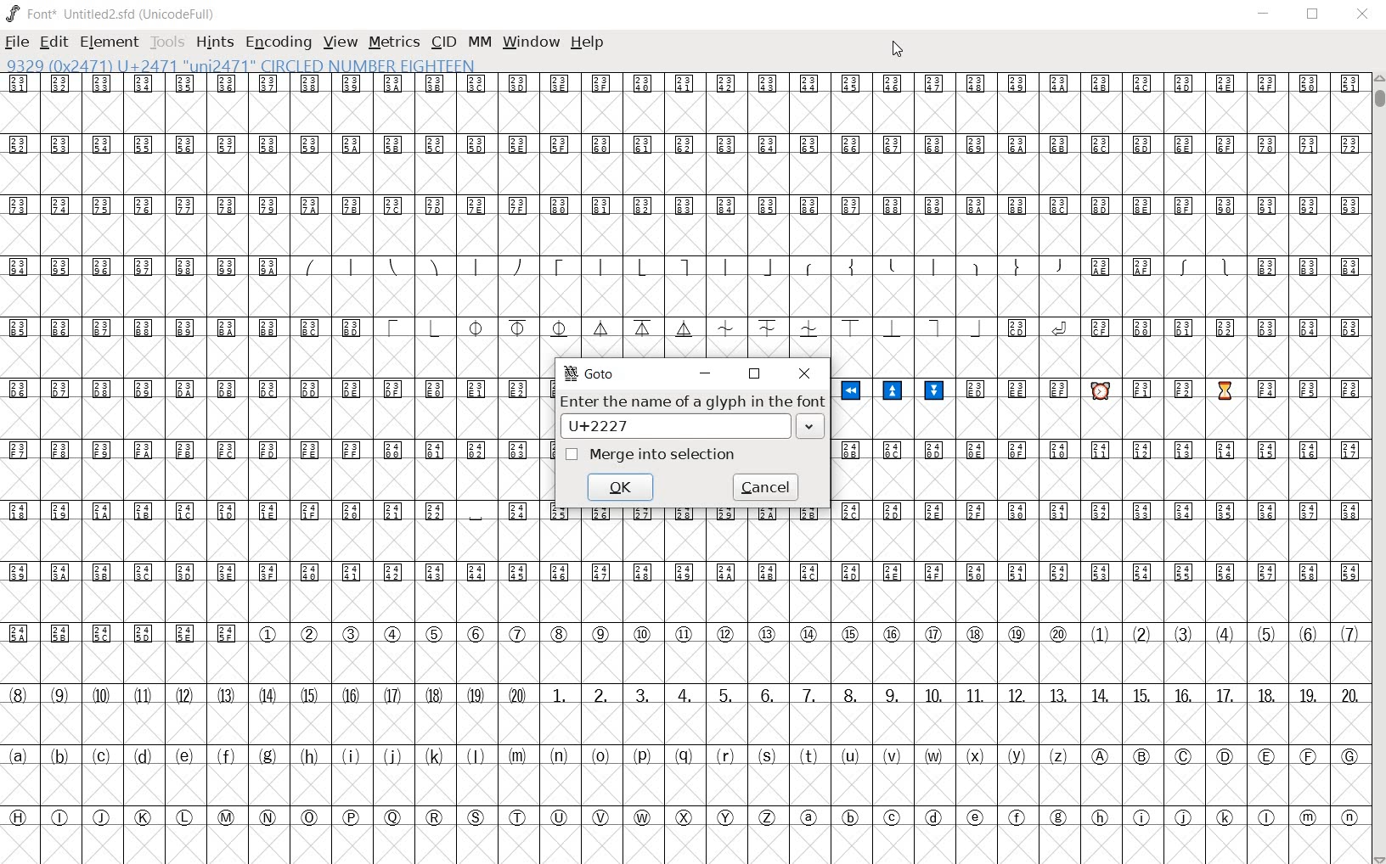  I want to click on glyph characters, so click(1097, 438).